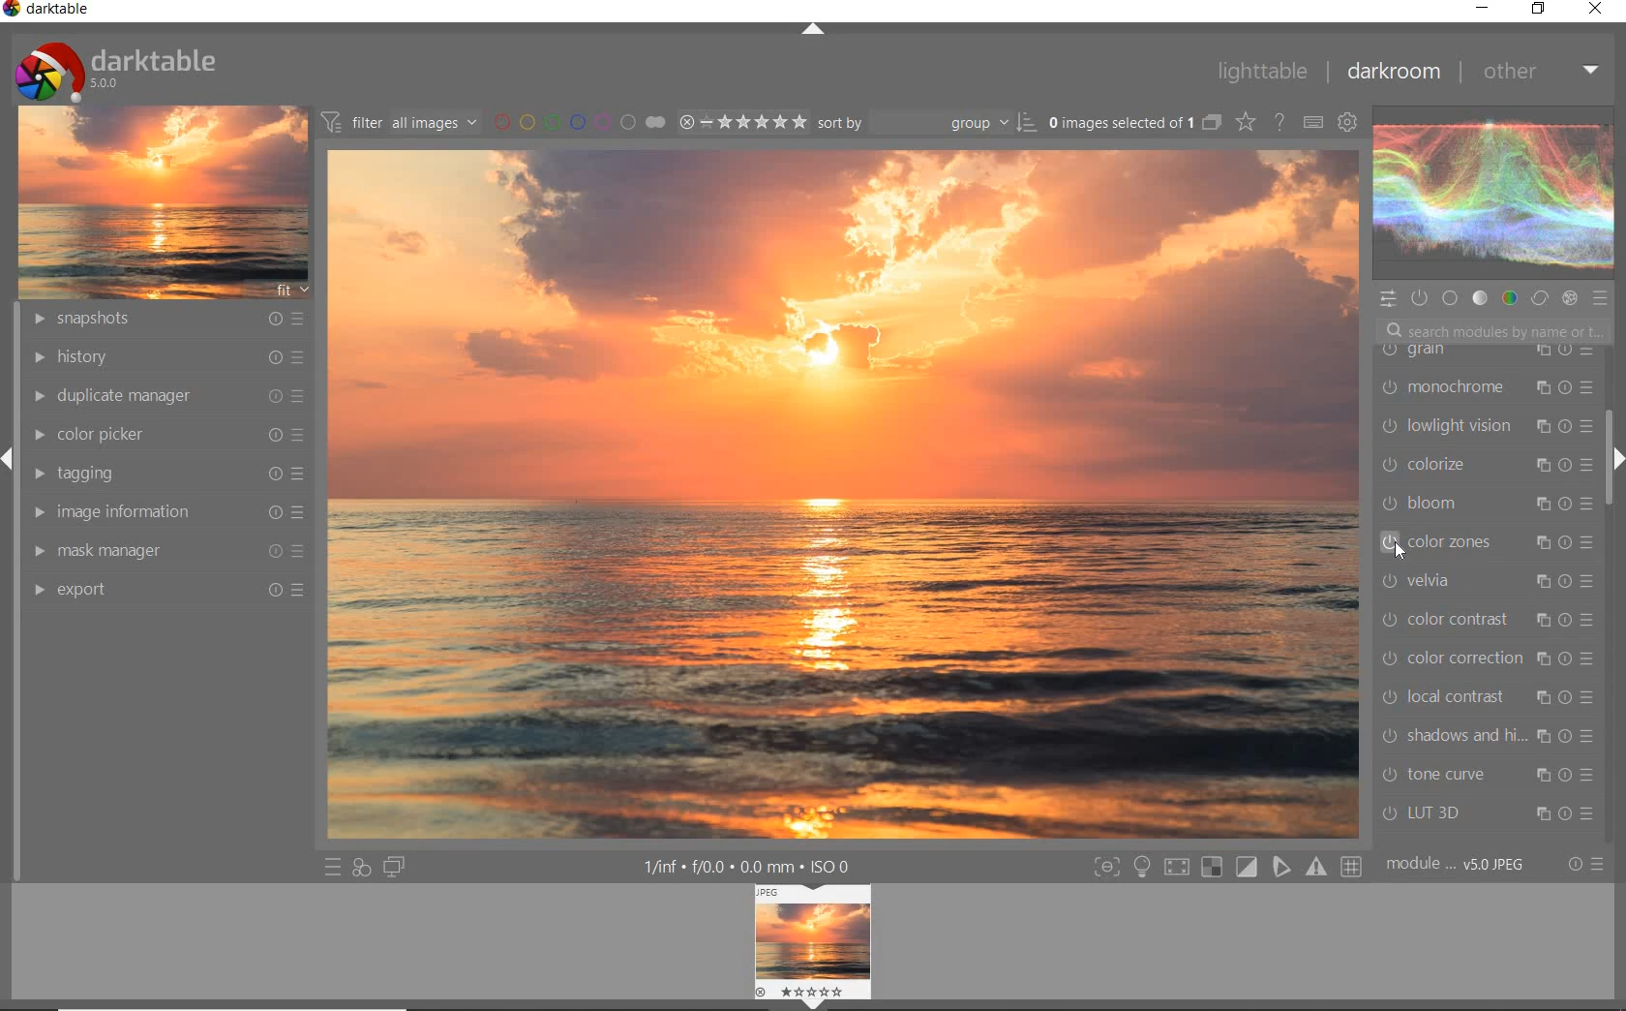 The width and height of the screenshot is (1626, 1011). What do you see at coordinates (330, 868) in the screenshot?
I see `QUICK ACCESS TO PRESET` at bounding box center [330, 868].